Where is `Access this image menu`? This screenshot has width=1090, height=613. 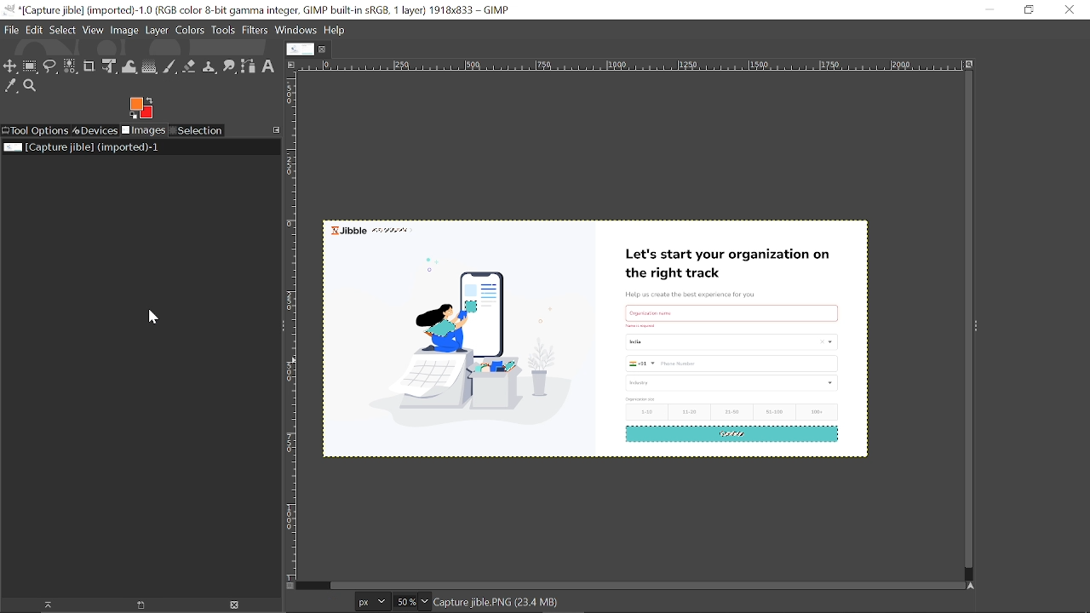
Access this image menu is located at coordinates (290, 64).